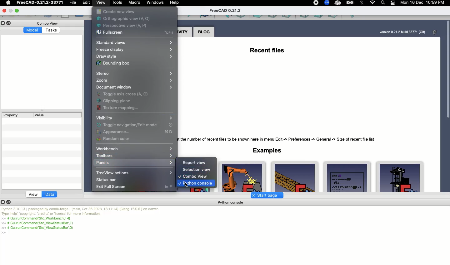 The height and width of the screenshot is (265, 450). I want to click on Document window, so click(133, 88).